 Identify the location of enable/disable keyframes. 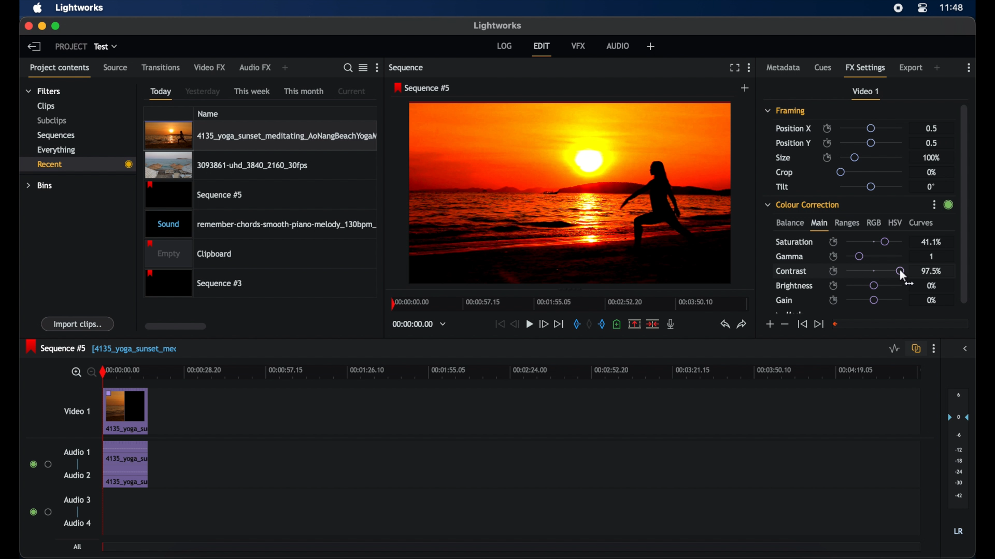
(834, 271).